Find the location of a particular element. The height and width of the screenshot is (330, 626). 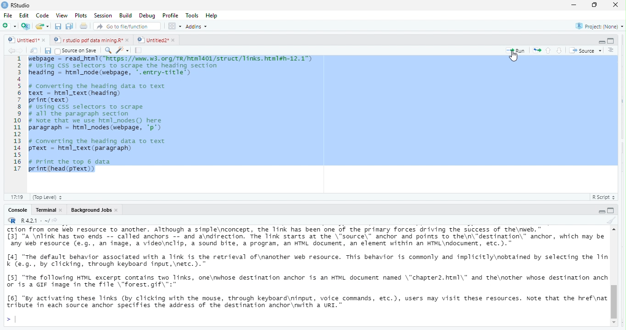

Help is located at coordinates (212, 16).